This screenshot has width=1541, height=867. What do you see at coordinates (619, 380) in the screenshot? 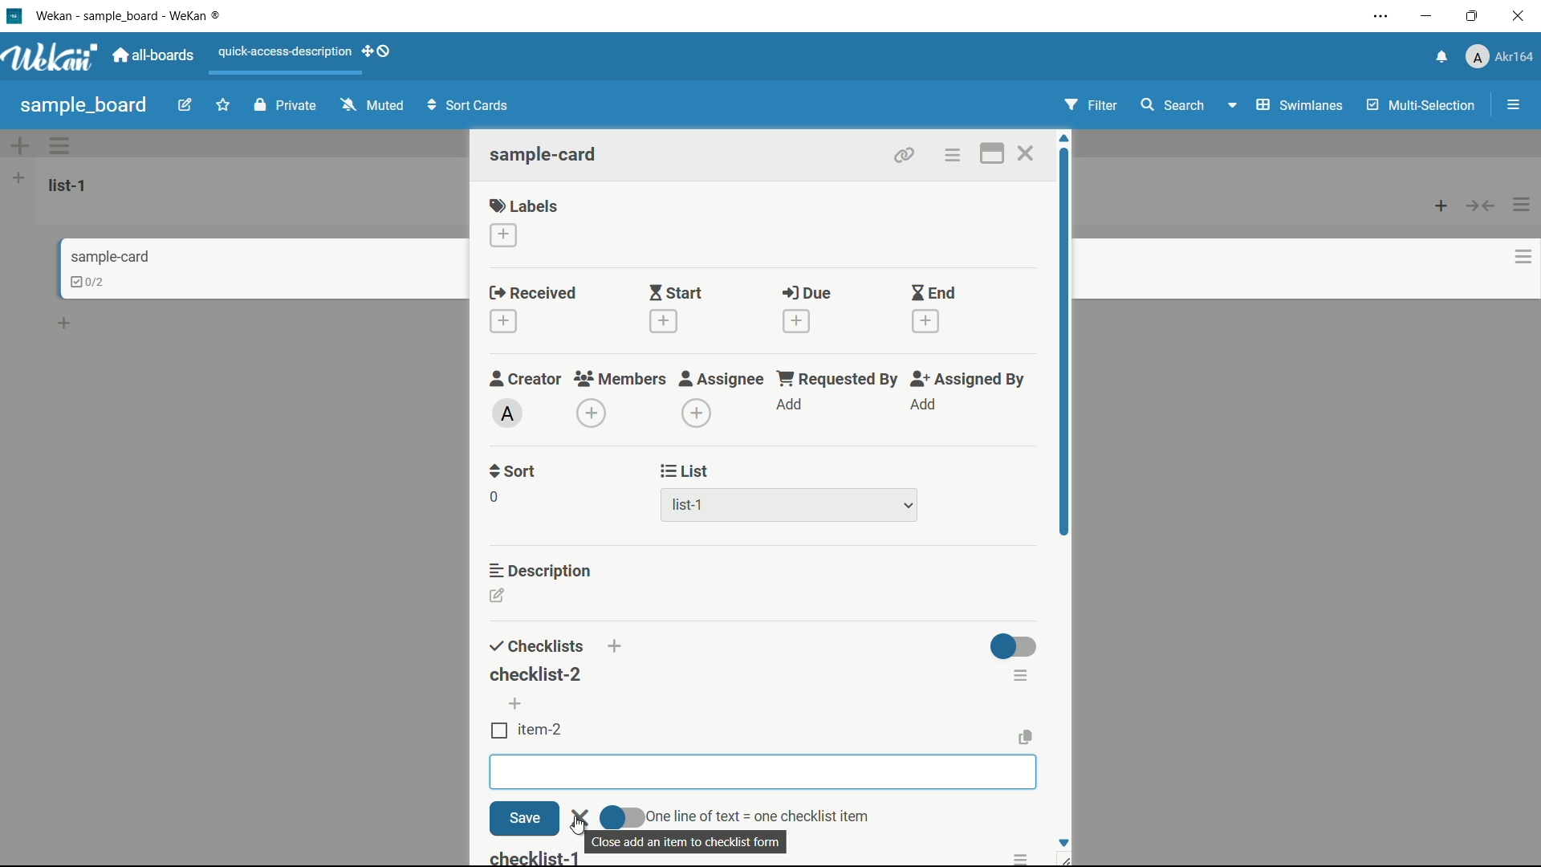
I see `members` at bounding box center [619, 380].